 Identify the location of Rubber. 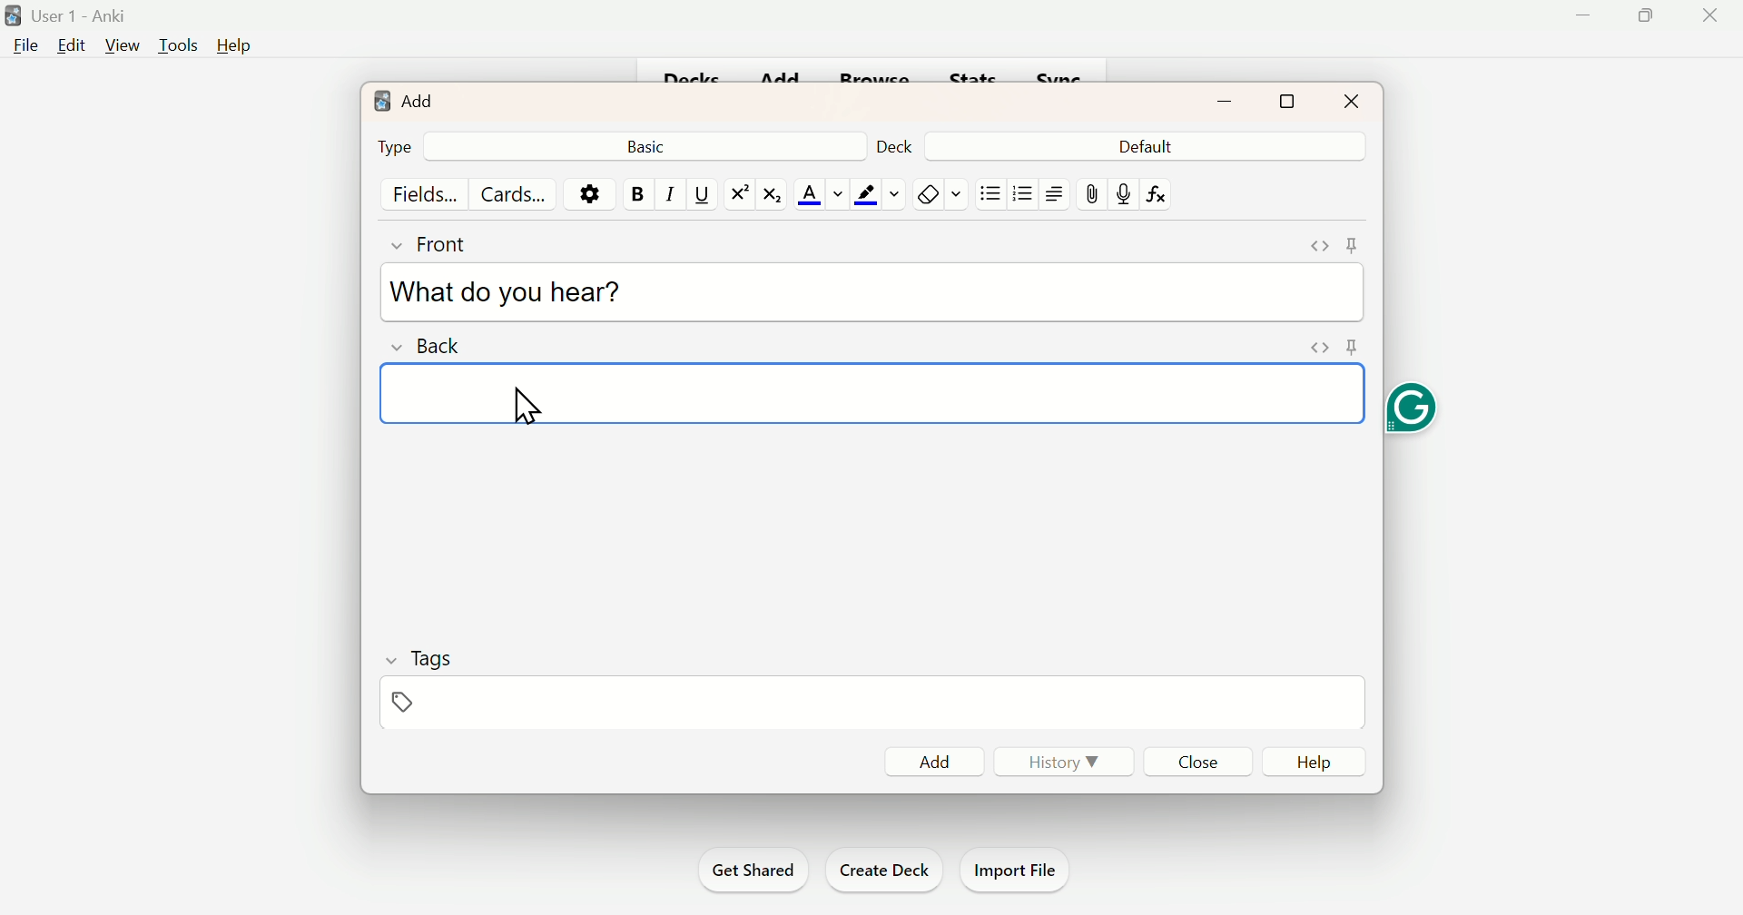
(940, 192).